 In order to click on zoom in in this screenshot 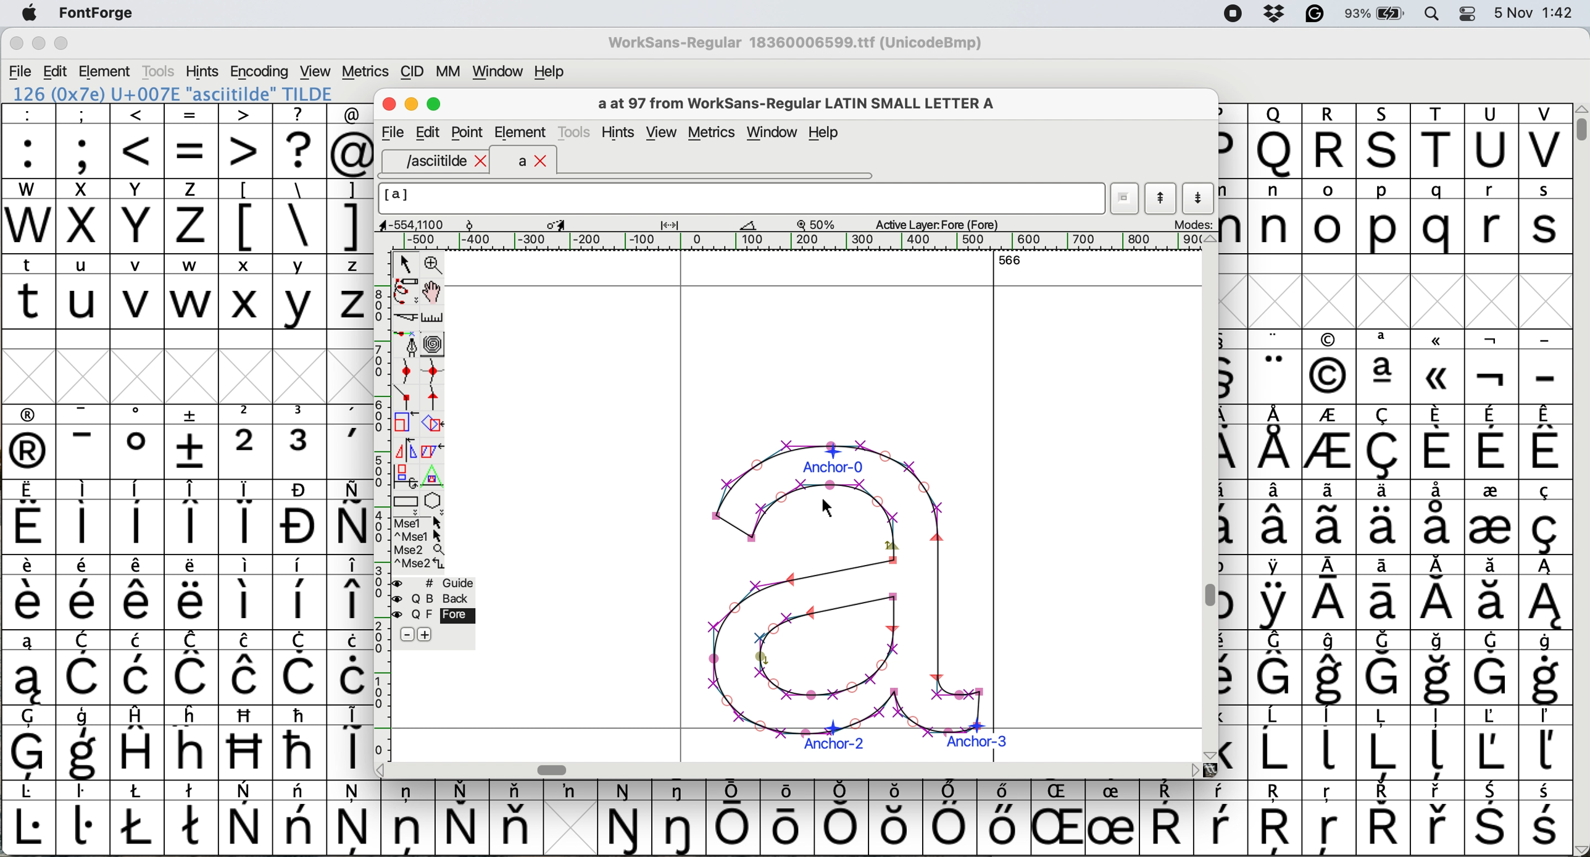, I will do `click(436, 266)`.